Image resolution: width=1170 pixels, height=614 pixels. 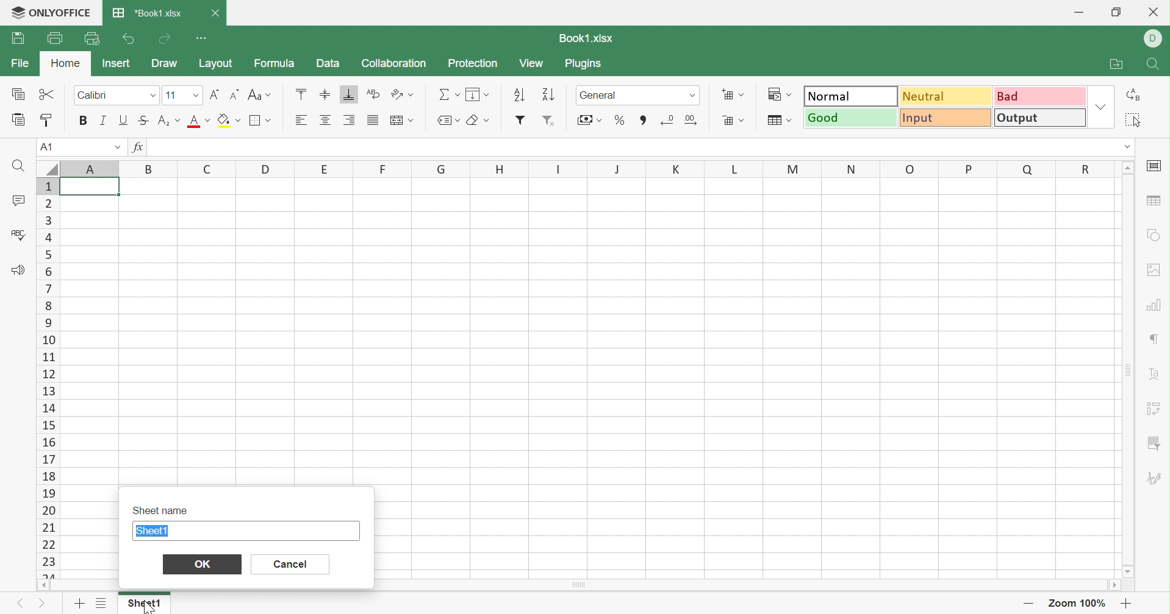 What do you see at coordinates (327, 63) in the screenshot?
I see `Data` at bounding box center [327, 63].